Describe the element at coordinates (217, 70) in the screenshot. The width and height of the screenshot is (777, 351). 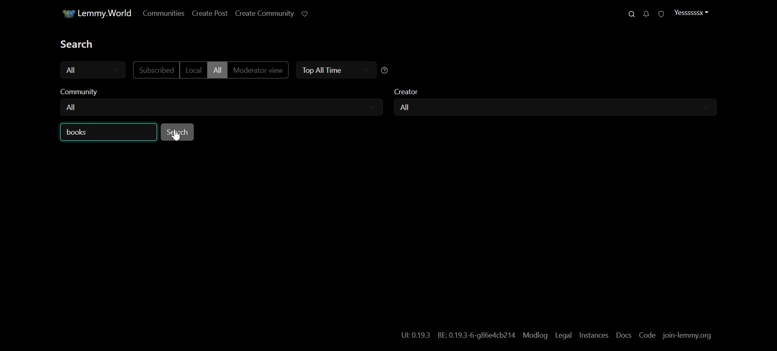
I see `All` at that location.